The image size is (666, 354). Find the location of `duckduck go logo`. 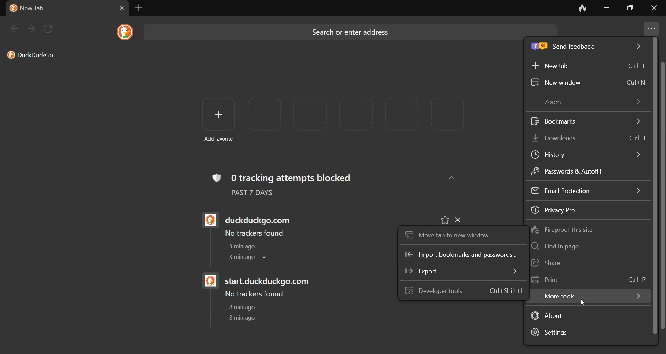

duckduck go logo is located at coordinates (207, 220).